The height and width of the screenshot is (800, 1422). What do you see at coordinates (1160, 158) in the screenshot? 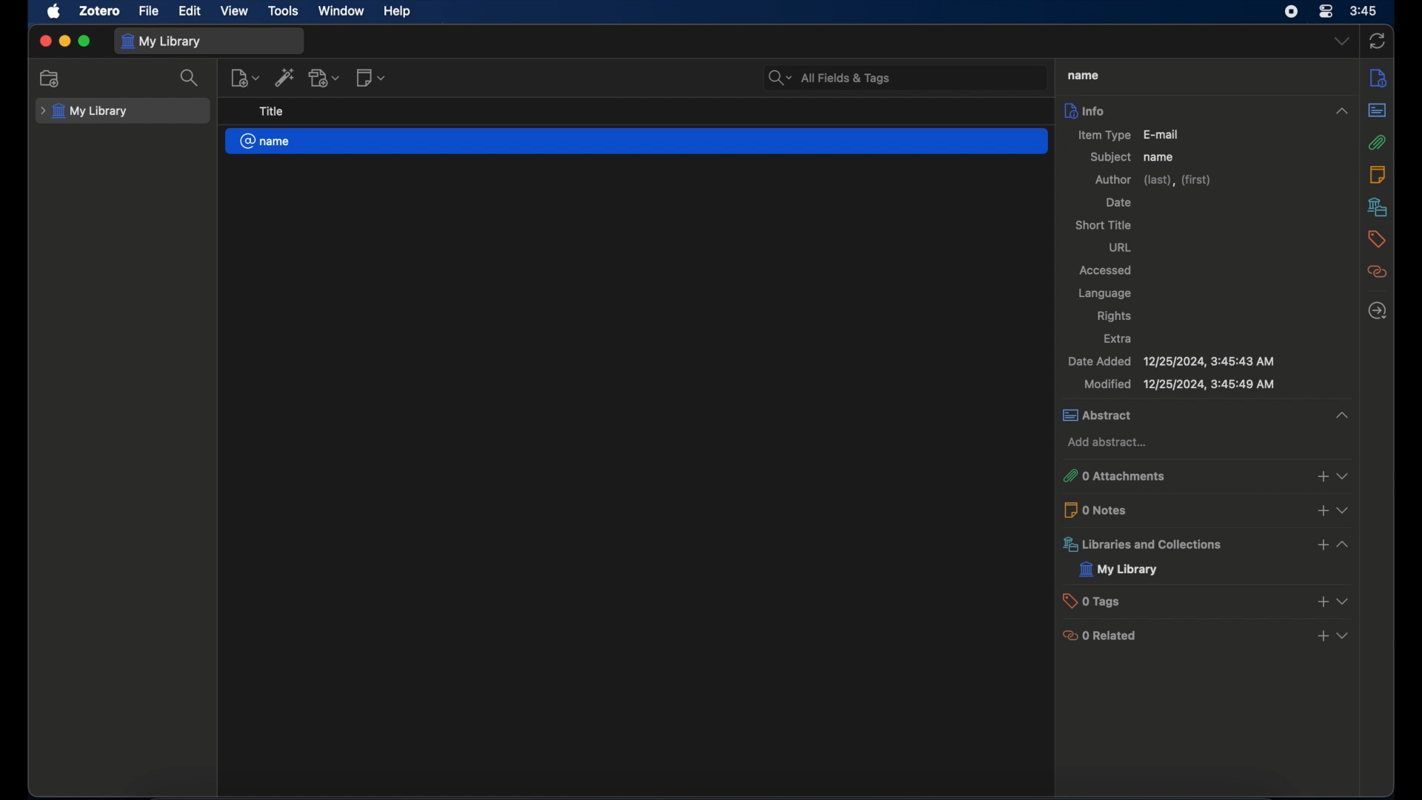
I see `name` at bounding box center [1160, 158].